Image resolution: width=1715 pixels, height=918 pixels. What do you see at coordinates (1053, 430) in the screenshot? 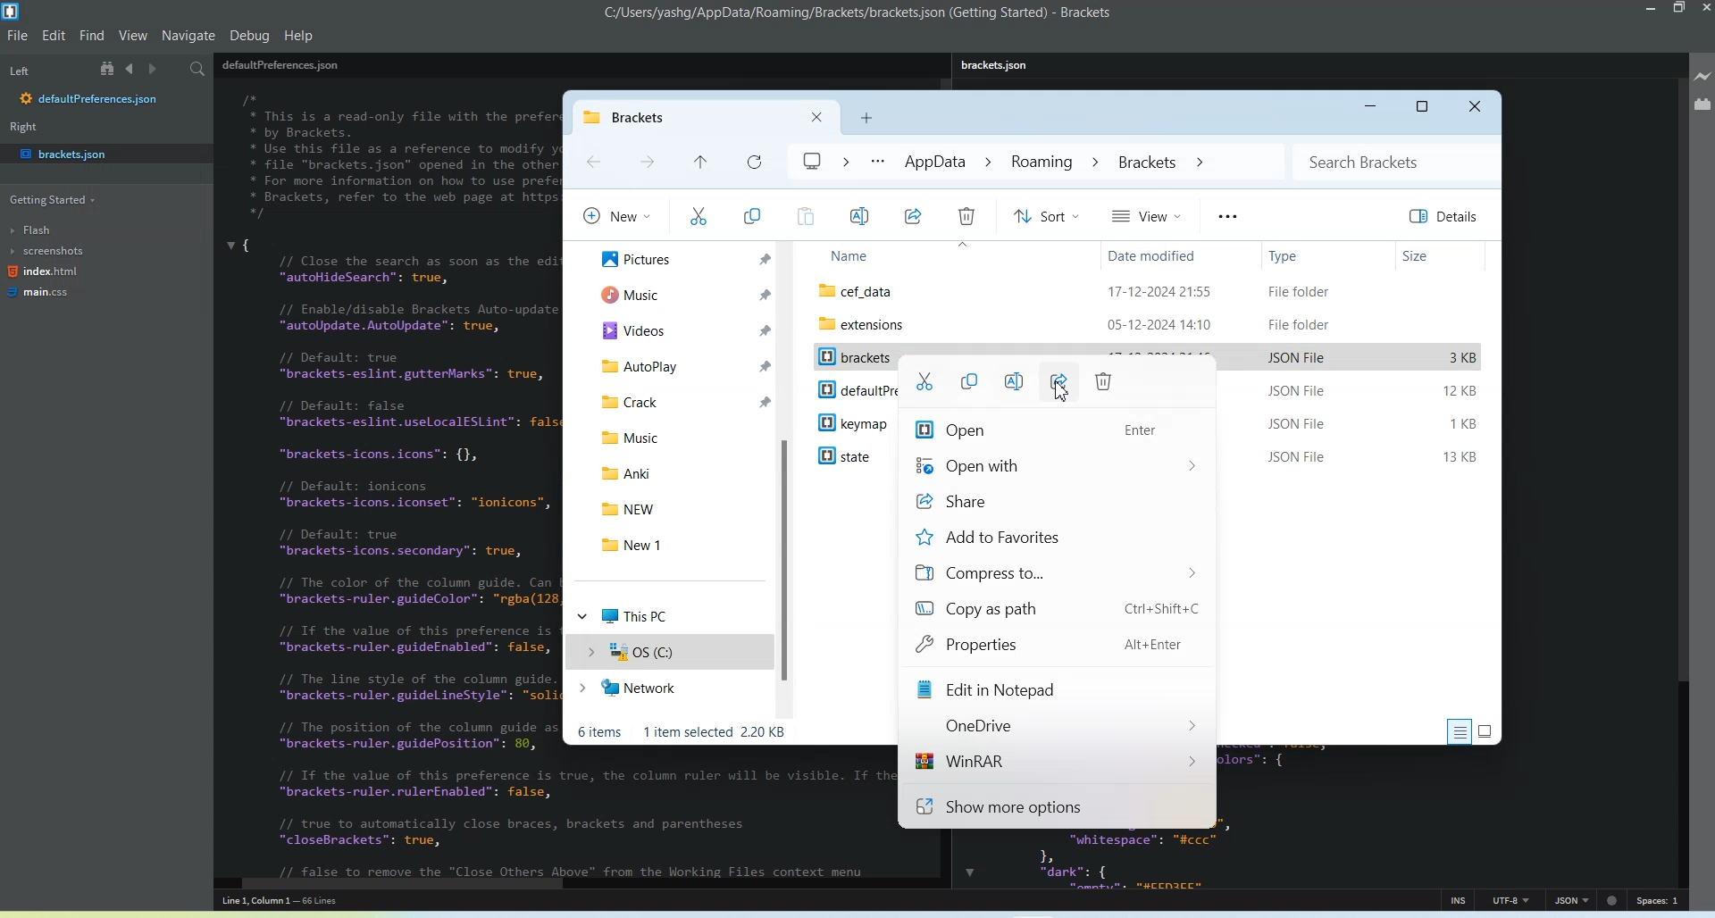
I see `Open` at bounding box center [1053, 430].